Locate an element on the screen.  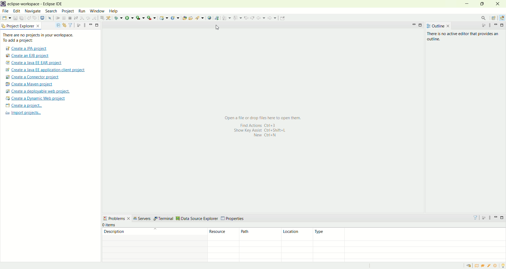
save is located at coordinates (16, 18).